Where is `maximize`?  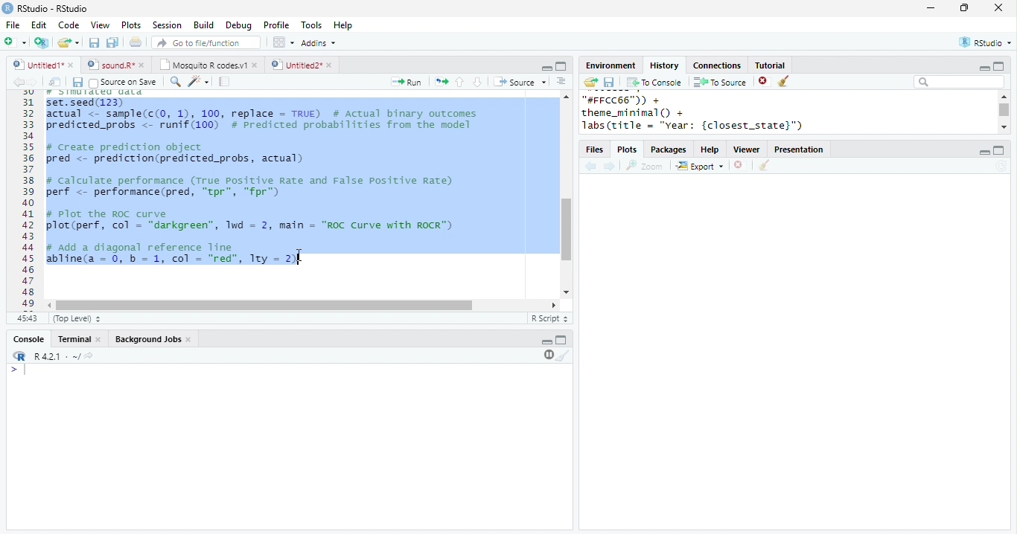 maximize is located at coordinates (561, 339).